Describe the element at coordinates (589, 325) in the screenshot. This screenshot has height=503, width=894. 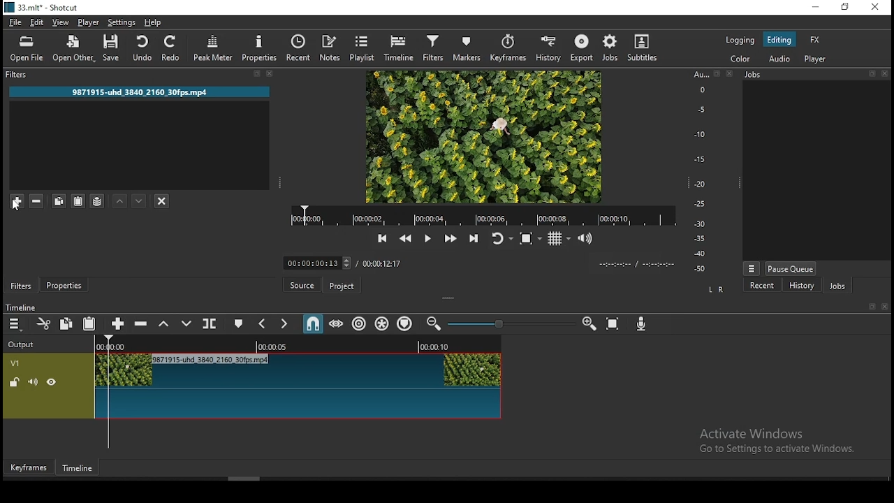
I see `zoom timeine in` at that location.